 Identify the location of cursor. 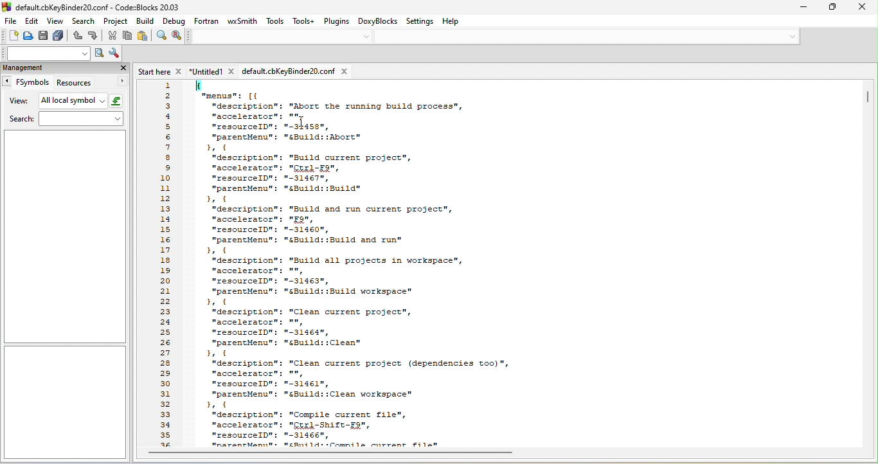
(300, 121).